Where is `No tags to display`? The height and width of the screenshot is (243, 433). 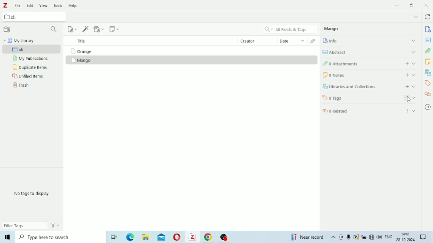 No tags to display is located at coordinates (33, 194).